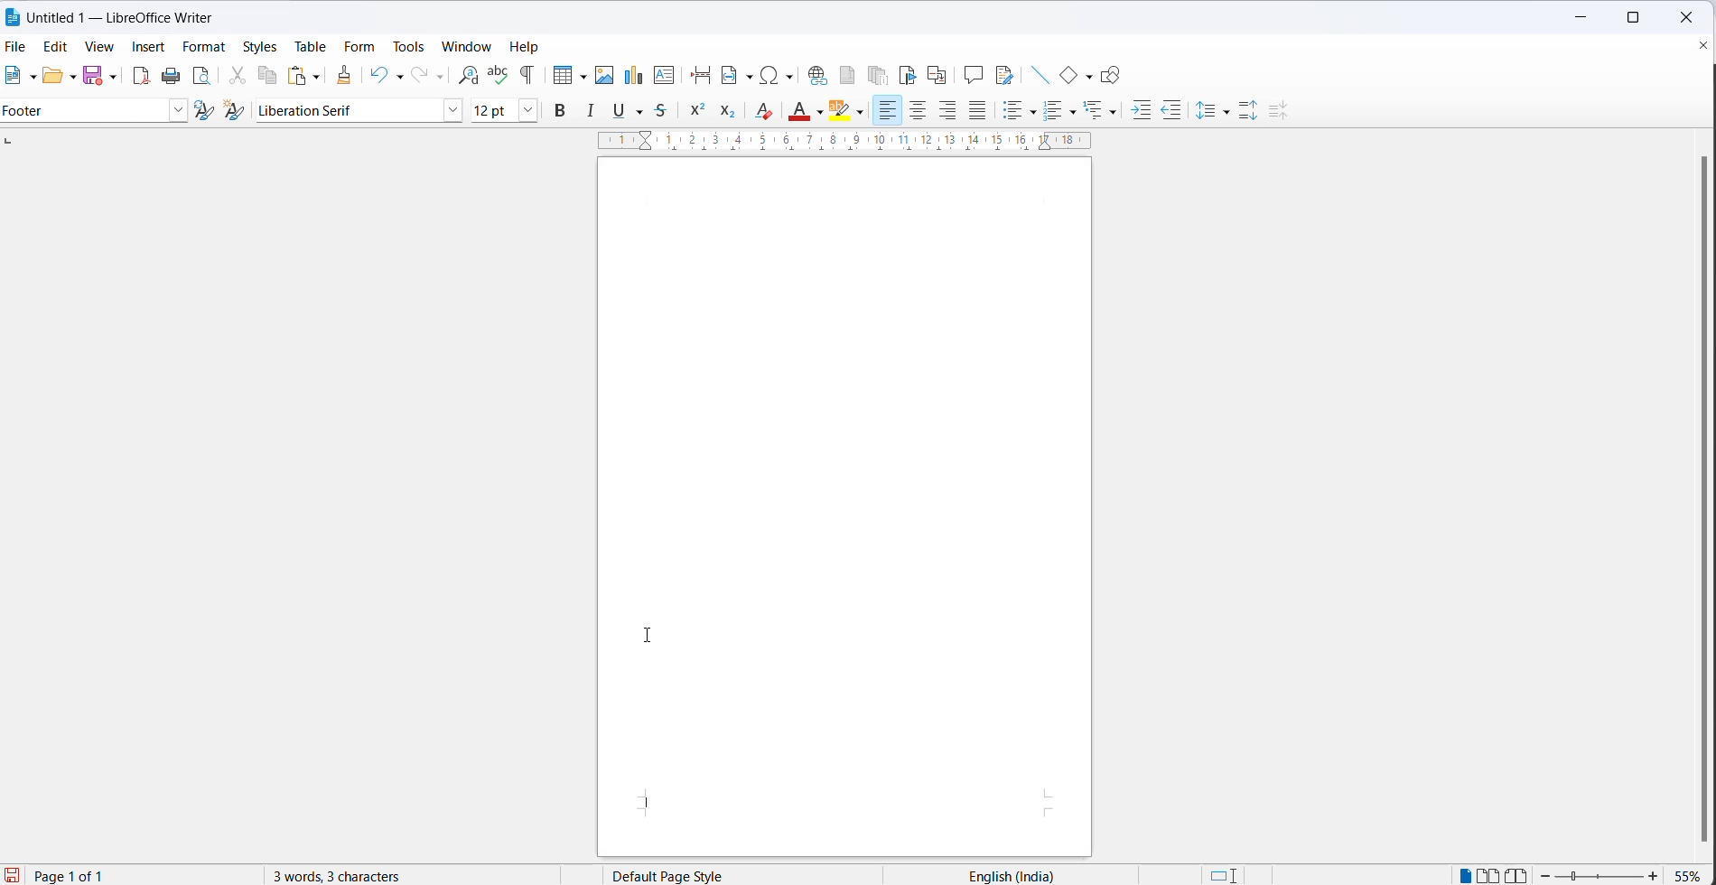 The width and height of the screenshot is (1716, 885). Describe the element at coordinates (239, 79) in the screenshot. I see `cut` at that location.